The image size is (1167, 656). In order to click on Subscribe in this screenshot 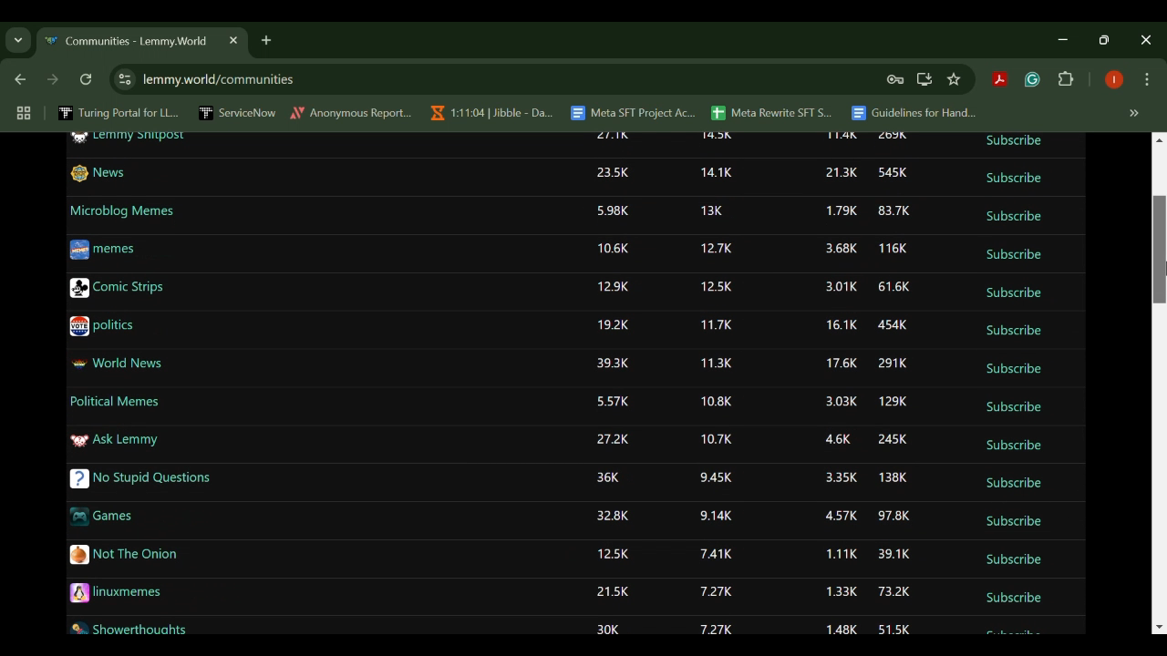, I will do `click(1012, 142)`.